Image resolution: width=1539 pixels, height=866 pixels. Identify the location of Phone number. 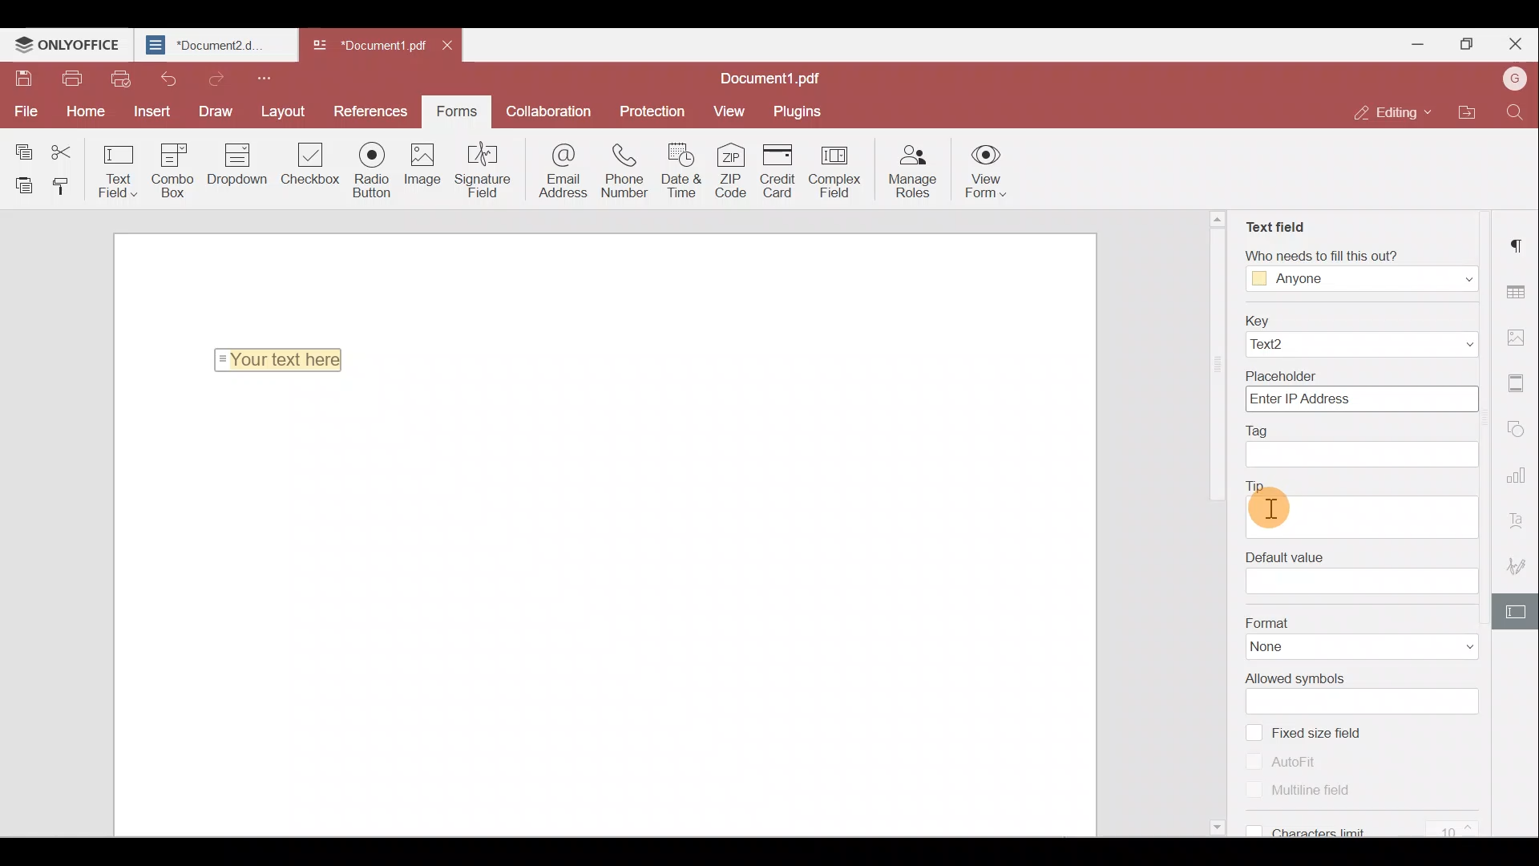
(625, 172).